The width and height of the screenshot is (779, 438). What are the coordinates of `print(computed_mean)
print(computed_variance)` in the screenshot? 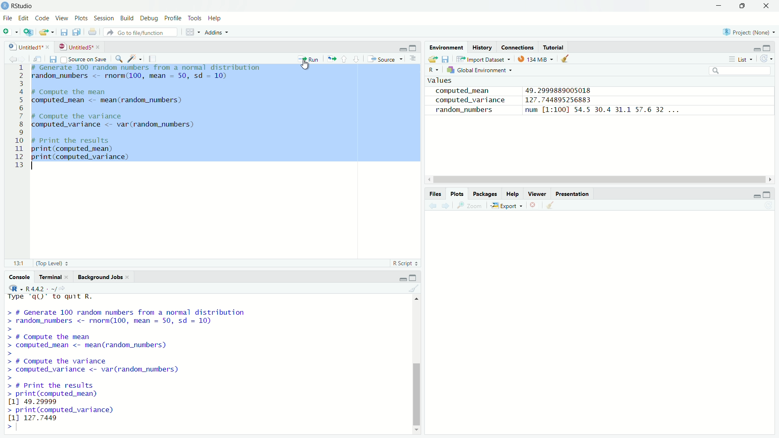 It's located at (90, 153).